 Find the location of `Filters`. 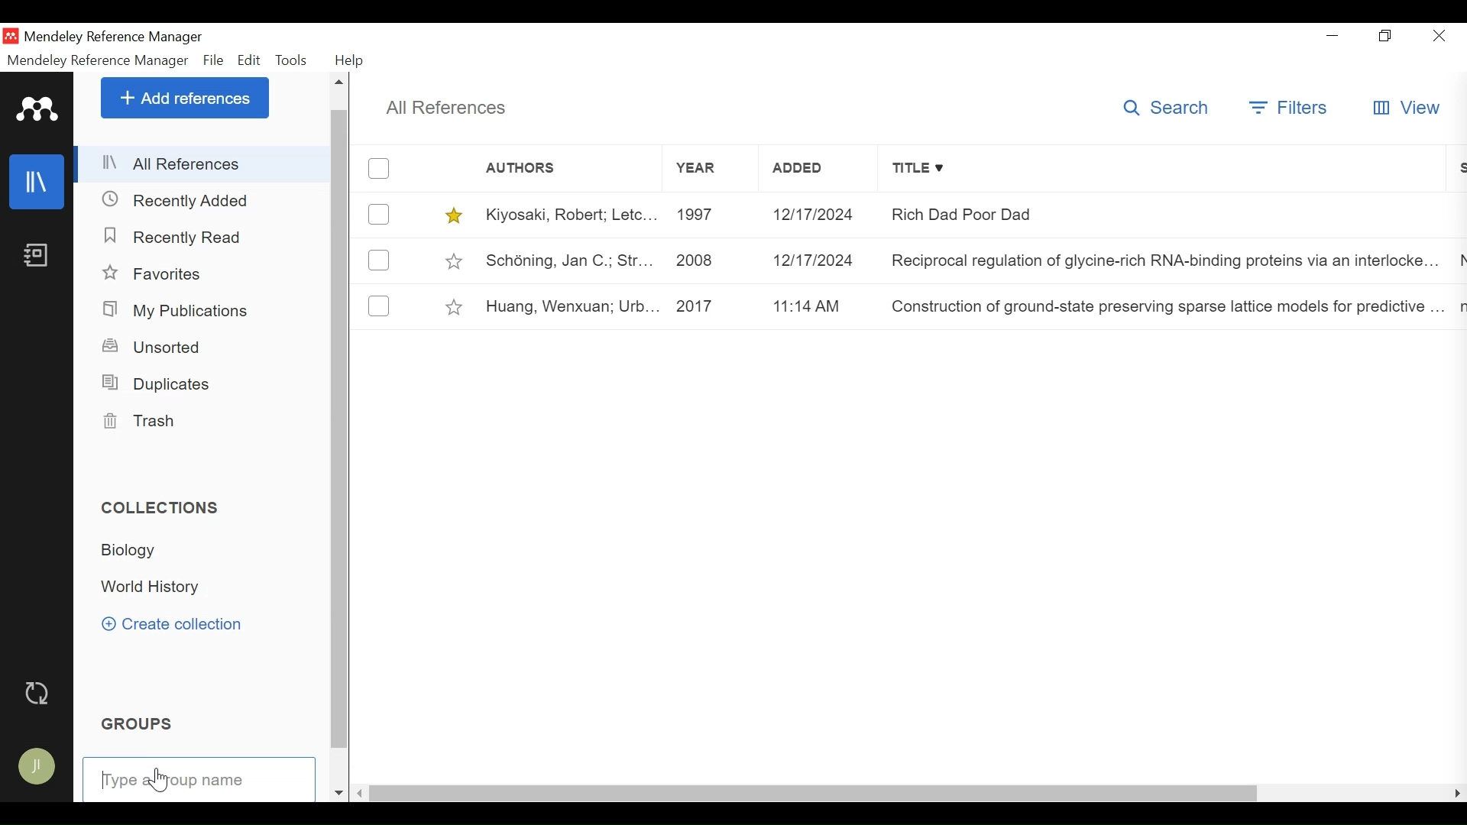

Filters is located at coordinates (1287, 107).